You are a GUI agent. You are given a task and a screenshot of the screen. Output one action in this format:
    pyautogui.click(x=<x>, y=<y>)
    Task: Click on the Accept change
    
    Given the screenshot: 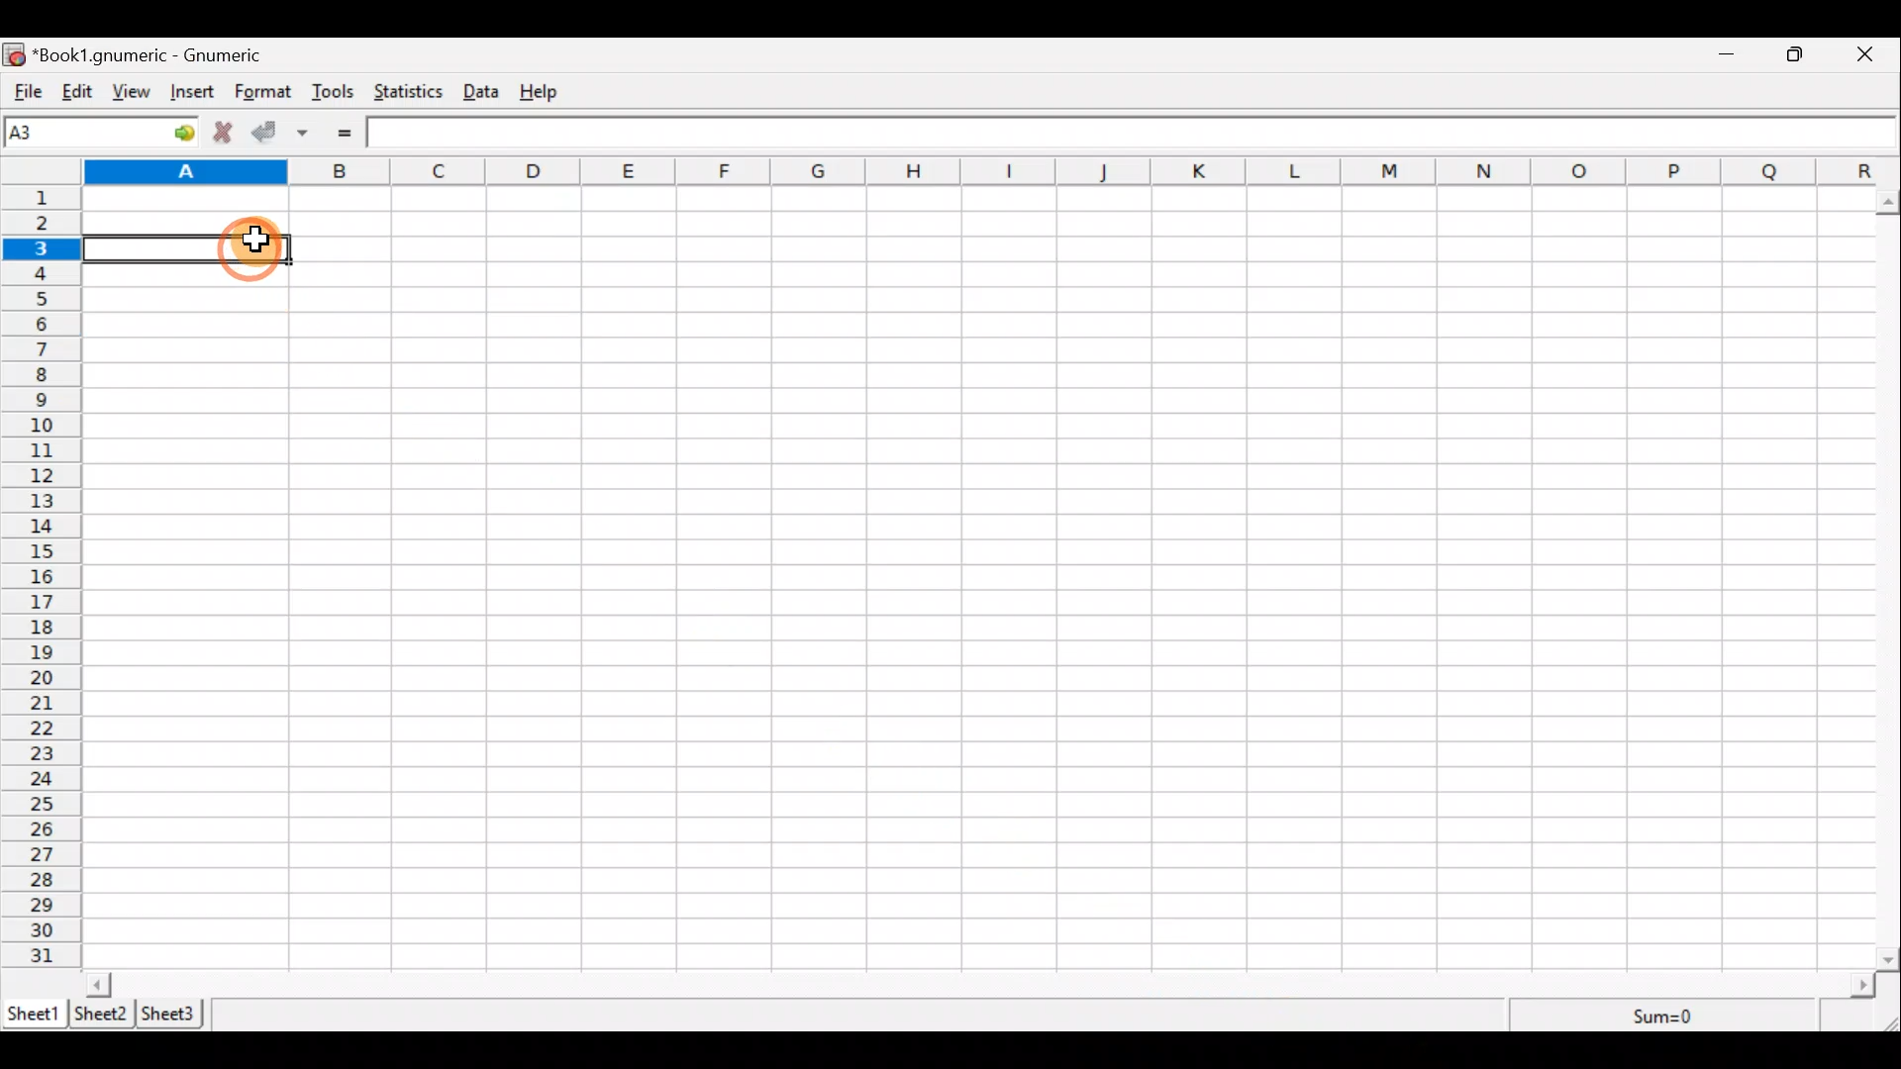 What is the action you would take?
    pyautogui.click(x=269, y=134)
    